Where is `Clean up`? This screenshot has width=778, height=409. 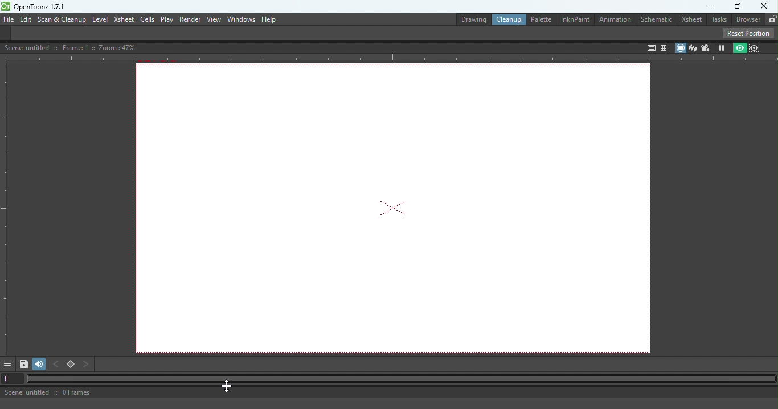
Clean up is located at coordinates (507, 19).